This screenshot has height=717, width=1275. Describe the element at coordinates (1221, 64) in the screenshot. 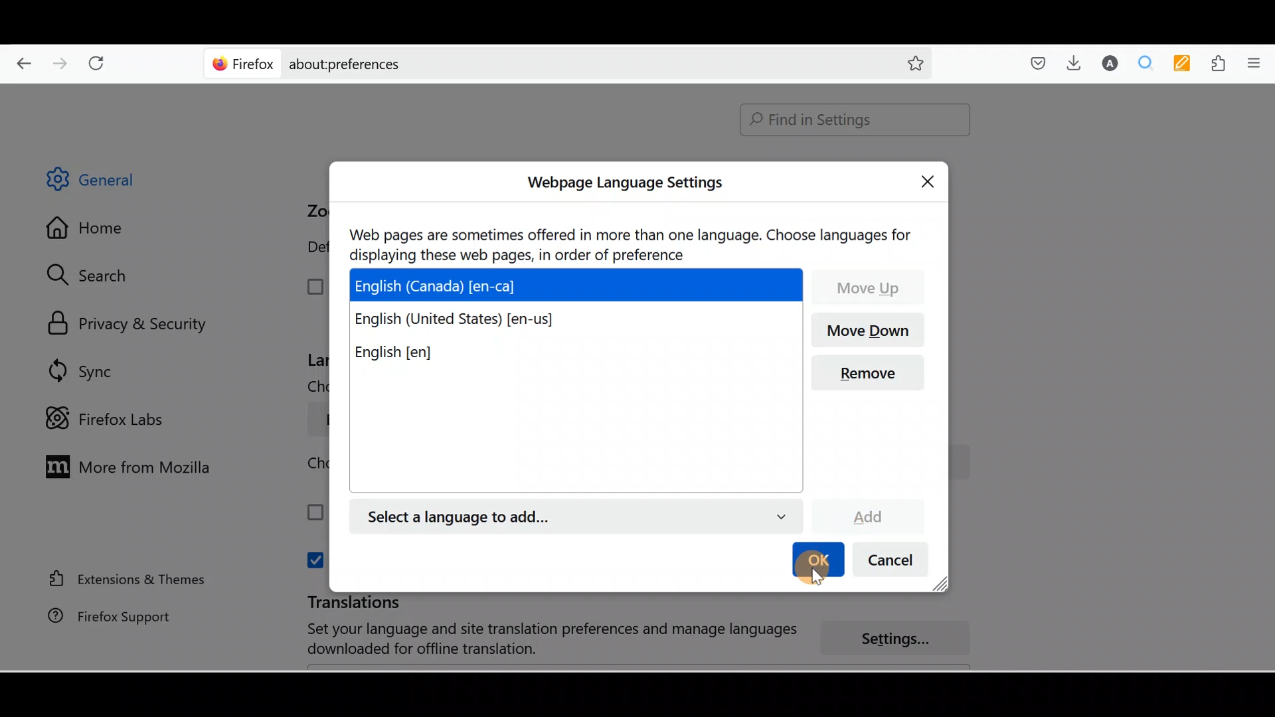

I see `Extensions` at that location.